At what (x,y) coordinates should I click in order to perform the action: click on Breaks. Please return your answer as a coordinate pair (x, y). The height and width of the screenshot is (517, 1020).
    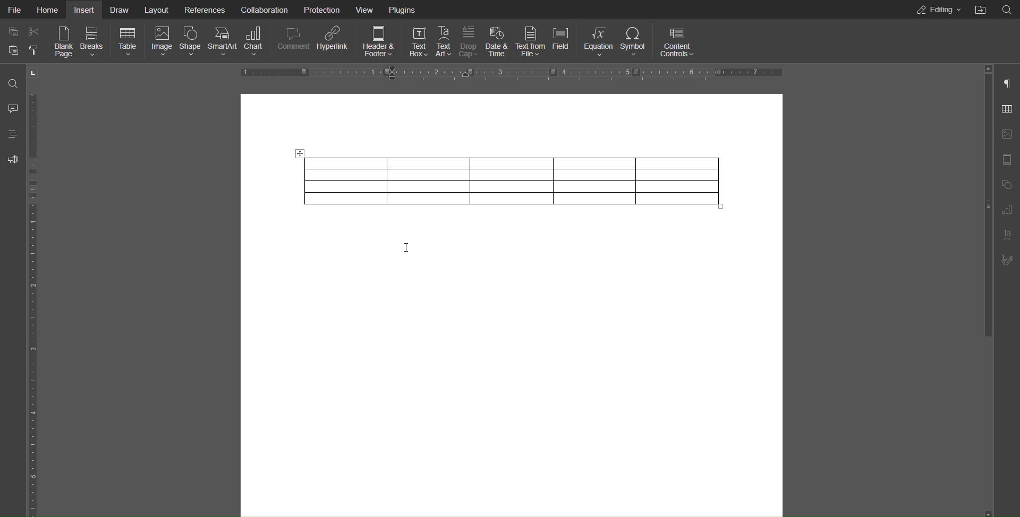
    Looking at the image, I should click on (93, 41).